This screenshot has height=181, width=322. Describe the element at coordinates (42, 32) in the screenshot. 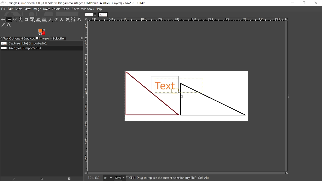

I see `Foreground color` at that location.